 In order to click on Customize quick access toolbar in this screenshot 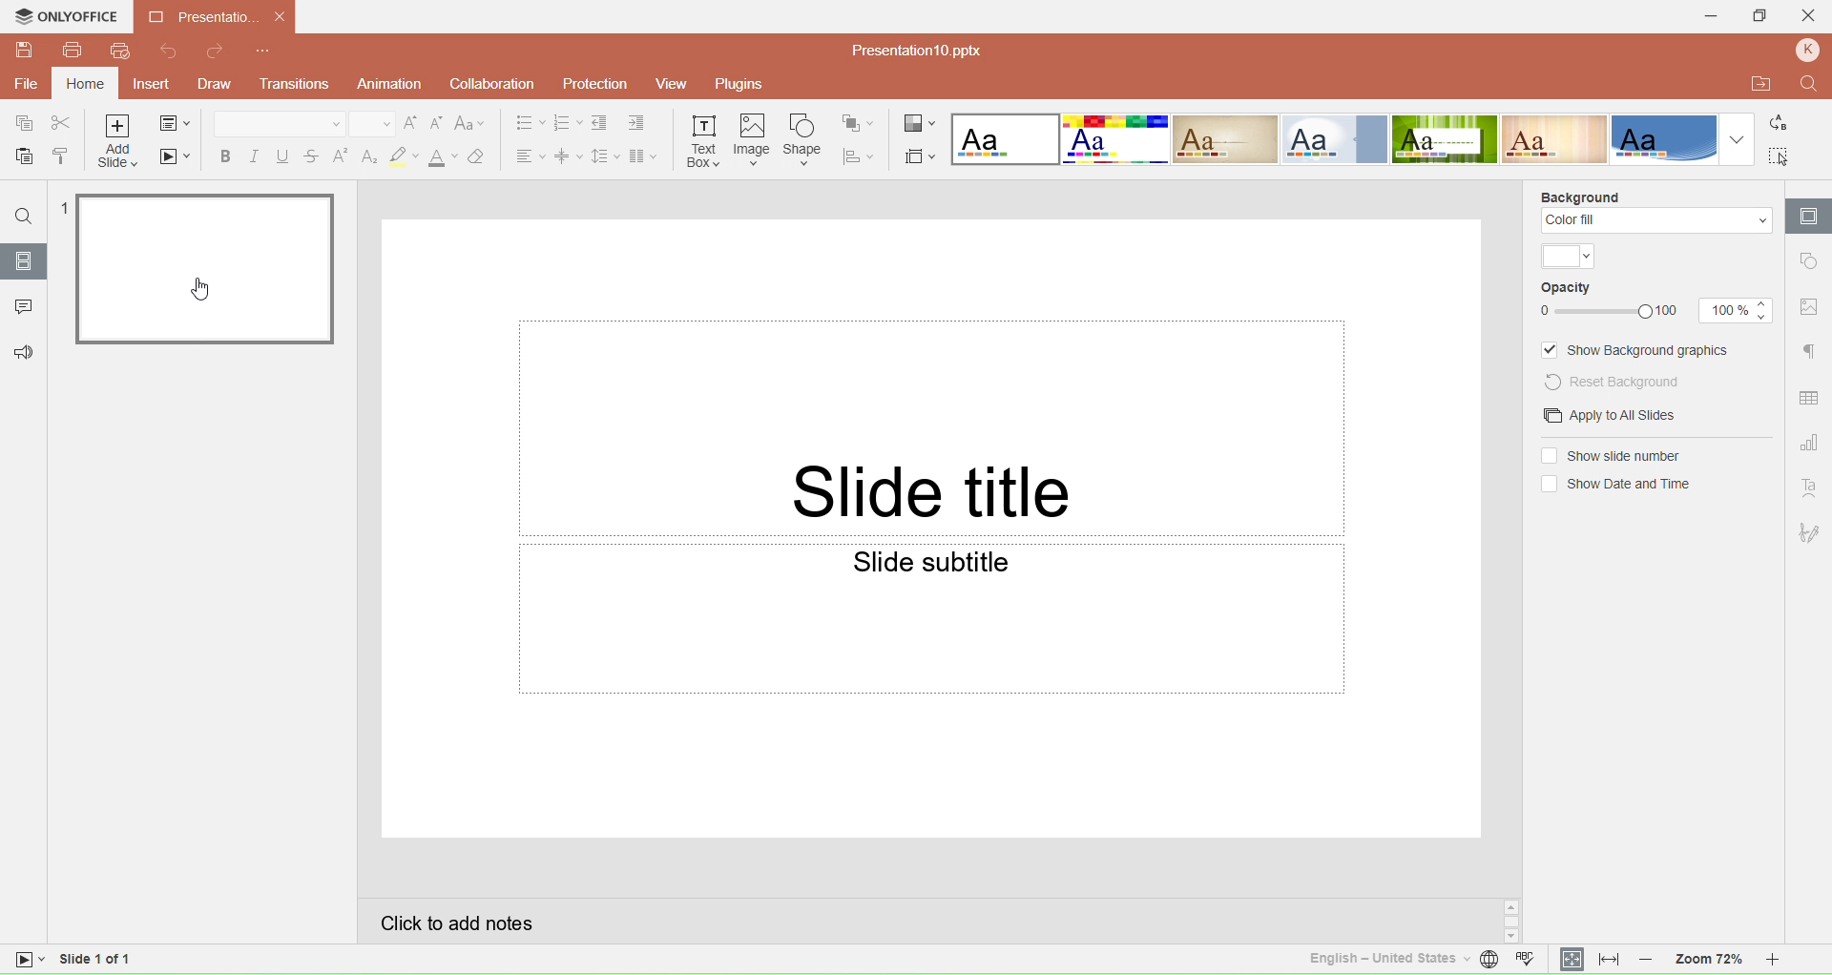, I will do `click(264, 52)`.